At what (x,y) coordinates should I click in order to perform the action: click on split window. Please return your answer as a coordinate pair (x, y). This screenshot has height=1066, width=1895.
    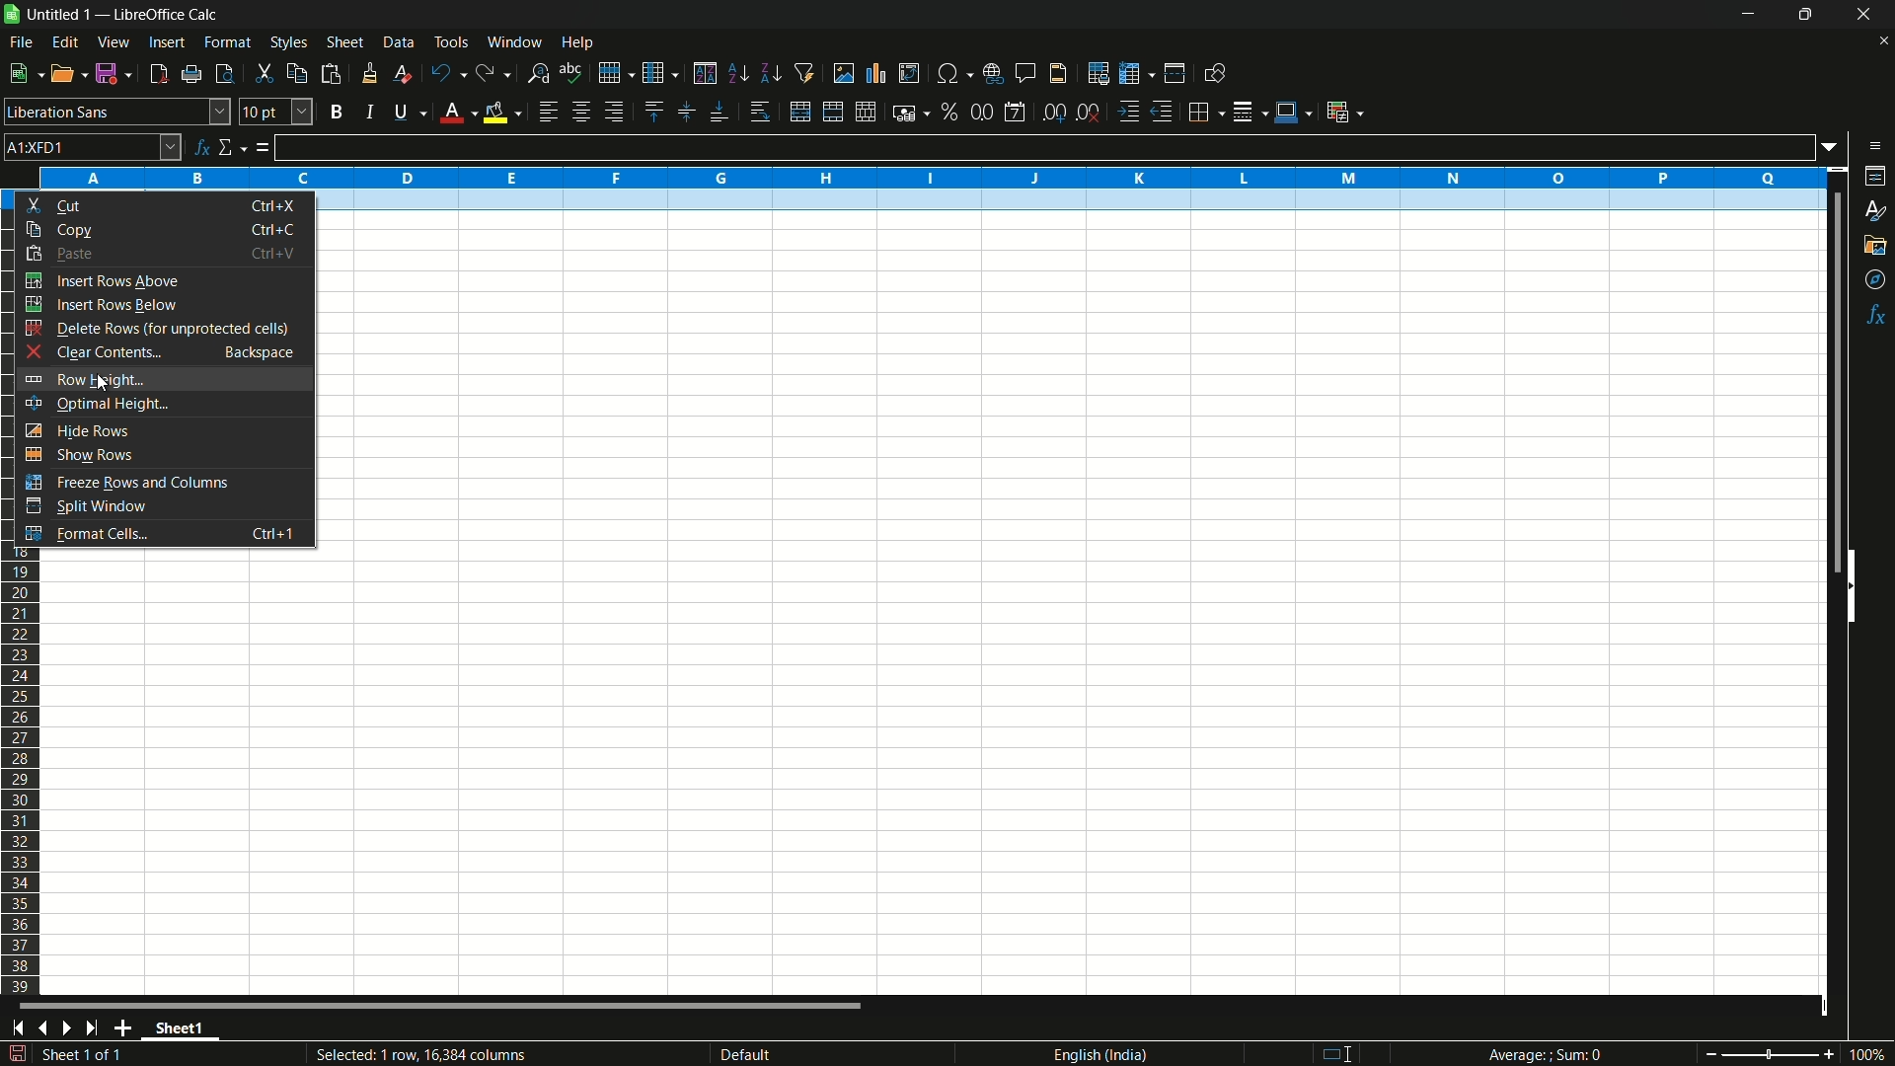
    Looking at the image, I should click on (167, 507).